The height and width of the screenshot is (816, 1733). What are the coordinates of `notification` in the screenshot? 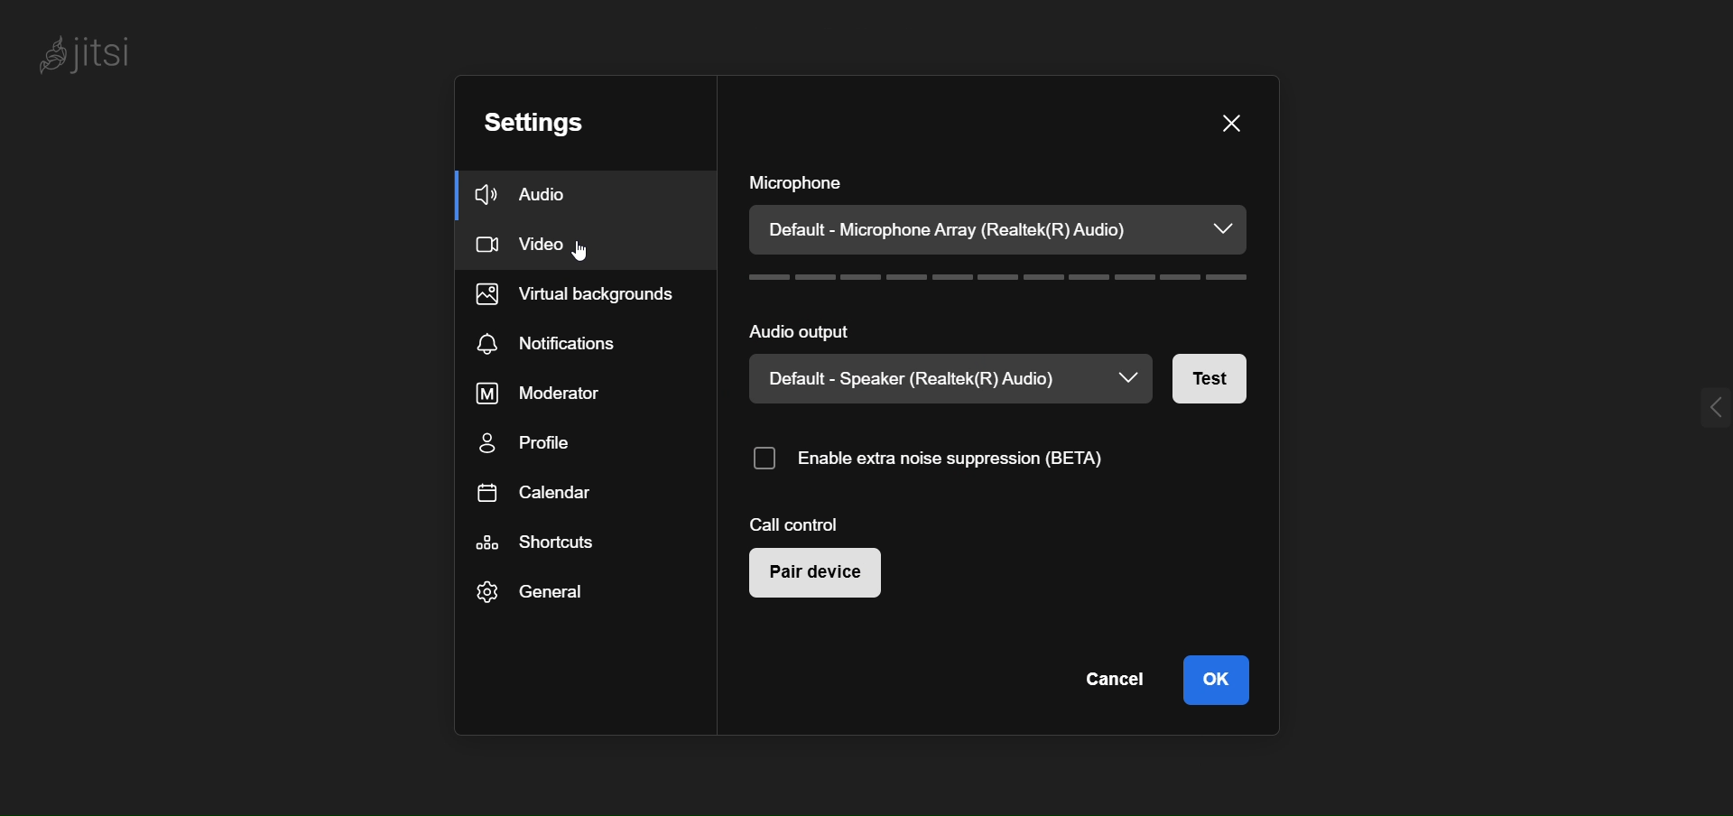 It's located at (558, 341).